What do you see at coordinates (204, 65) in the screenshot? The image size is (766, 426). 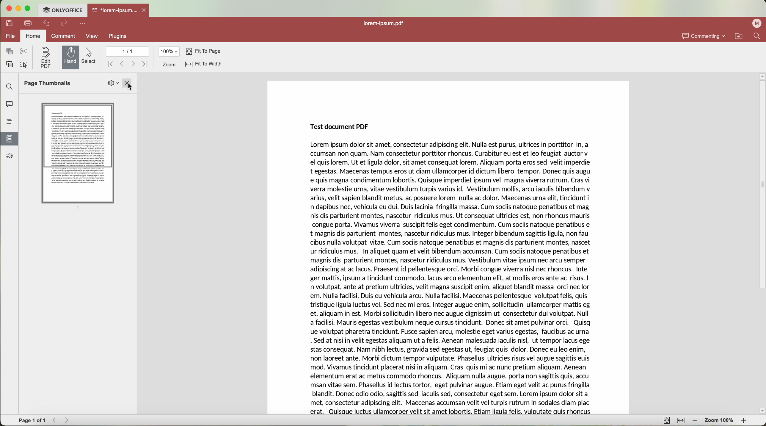 I see `fit to width` at bounding box center [204, 65].